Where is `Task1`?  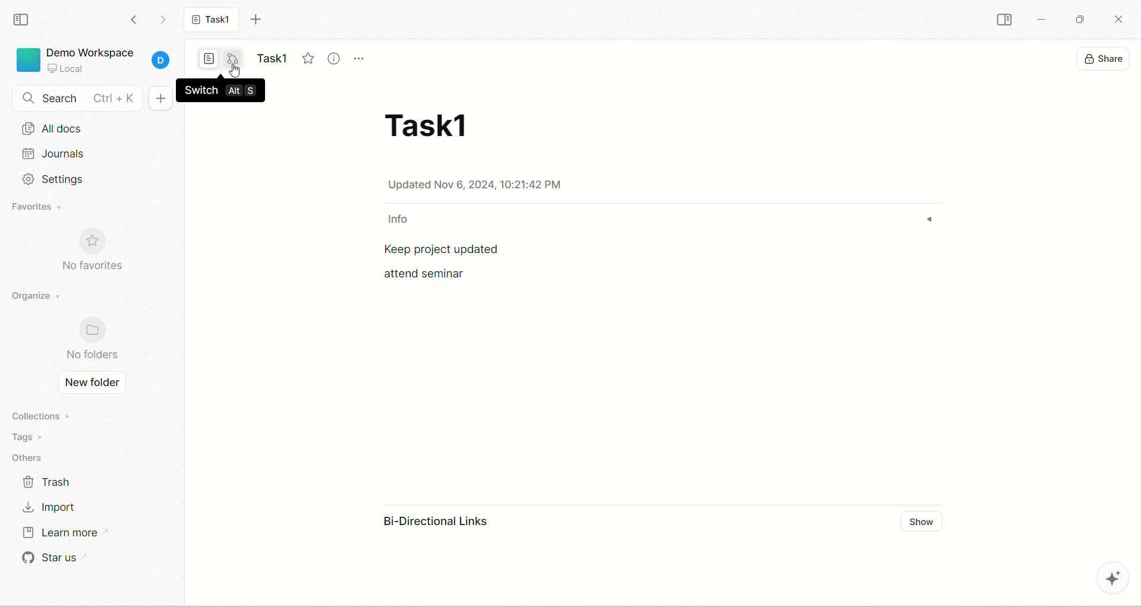 Task1 is located at coordinates (215, 21).